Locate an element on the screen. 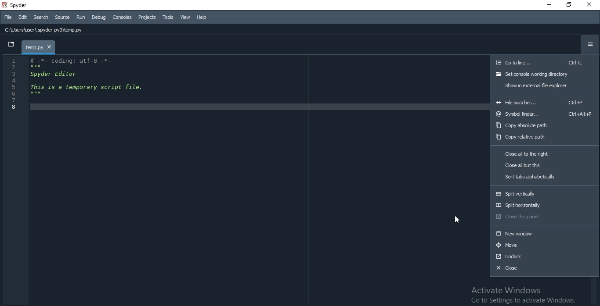 The image size is (600, 306). copy relative path is located at coordinates (545, 137).